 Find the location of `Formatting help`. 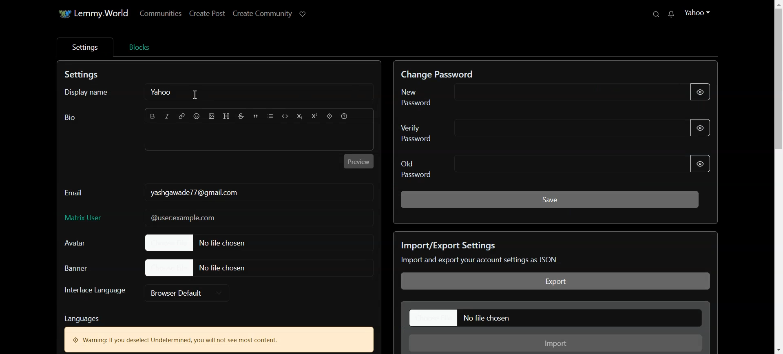

Formatting help is located at coordinates (345, 117).